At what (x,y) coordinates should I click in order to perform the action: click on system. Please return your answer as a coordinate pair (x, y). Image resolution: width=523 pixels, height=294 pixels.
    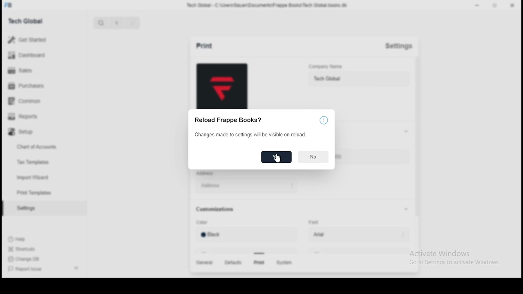
    Looking at the image, I should click on (286, 263).